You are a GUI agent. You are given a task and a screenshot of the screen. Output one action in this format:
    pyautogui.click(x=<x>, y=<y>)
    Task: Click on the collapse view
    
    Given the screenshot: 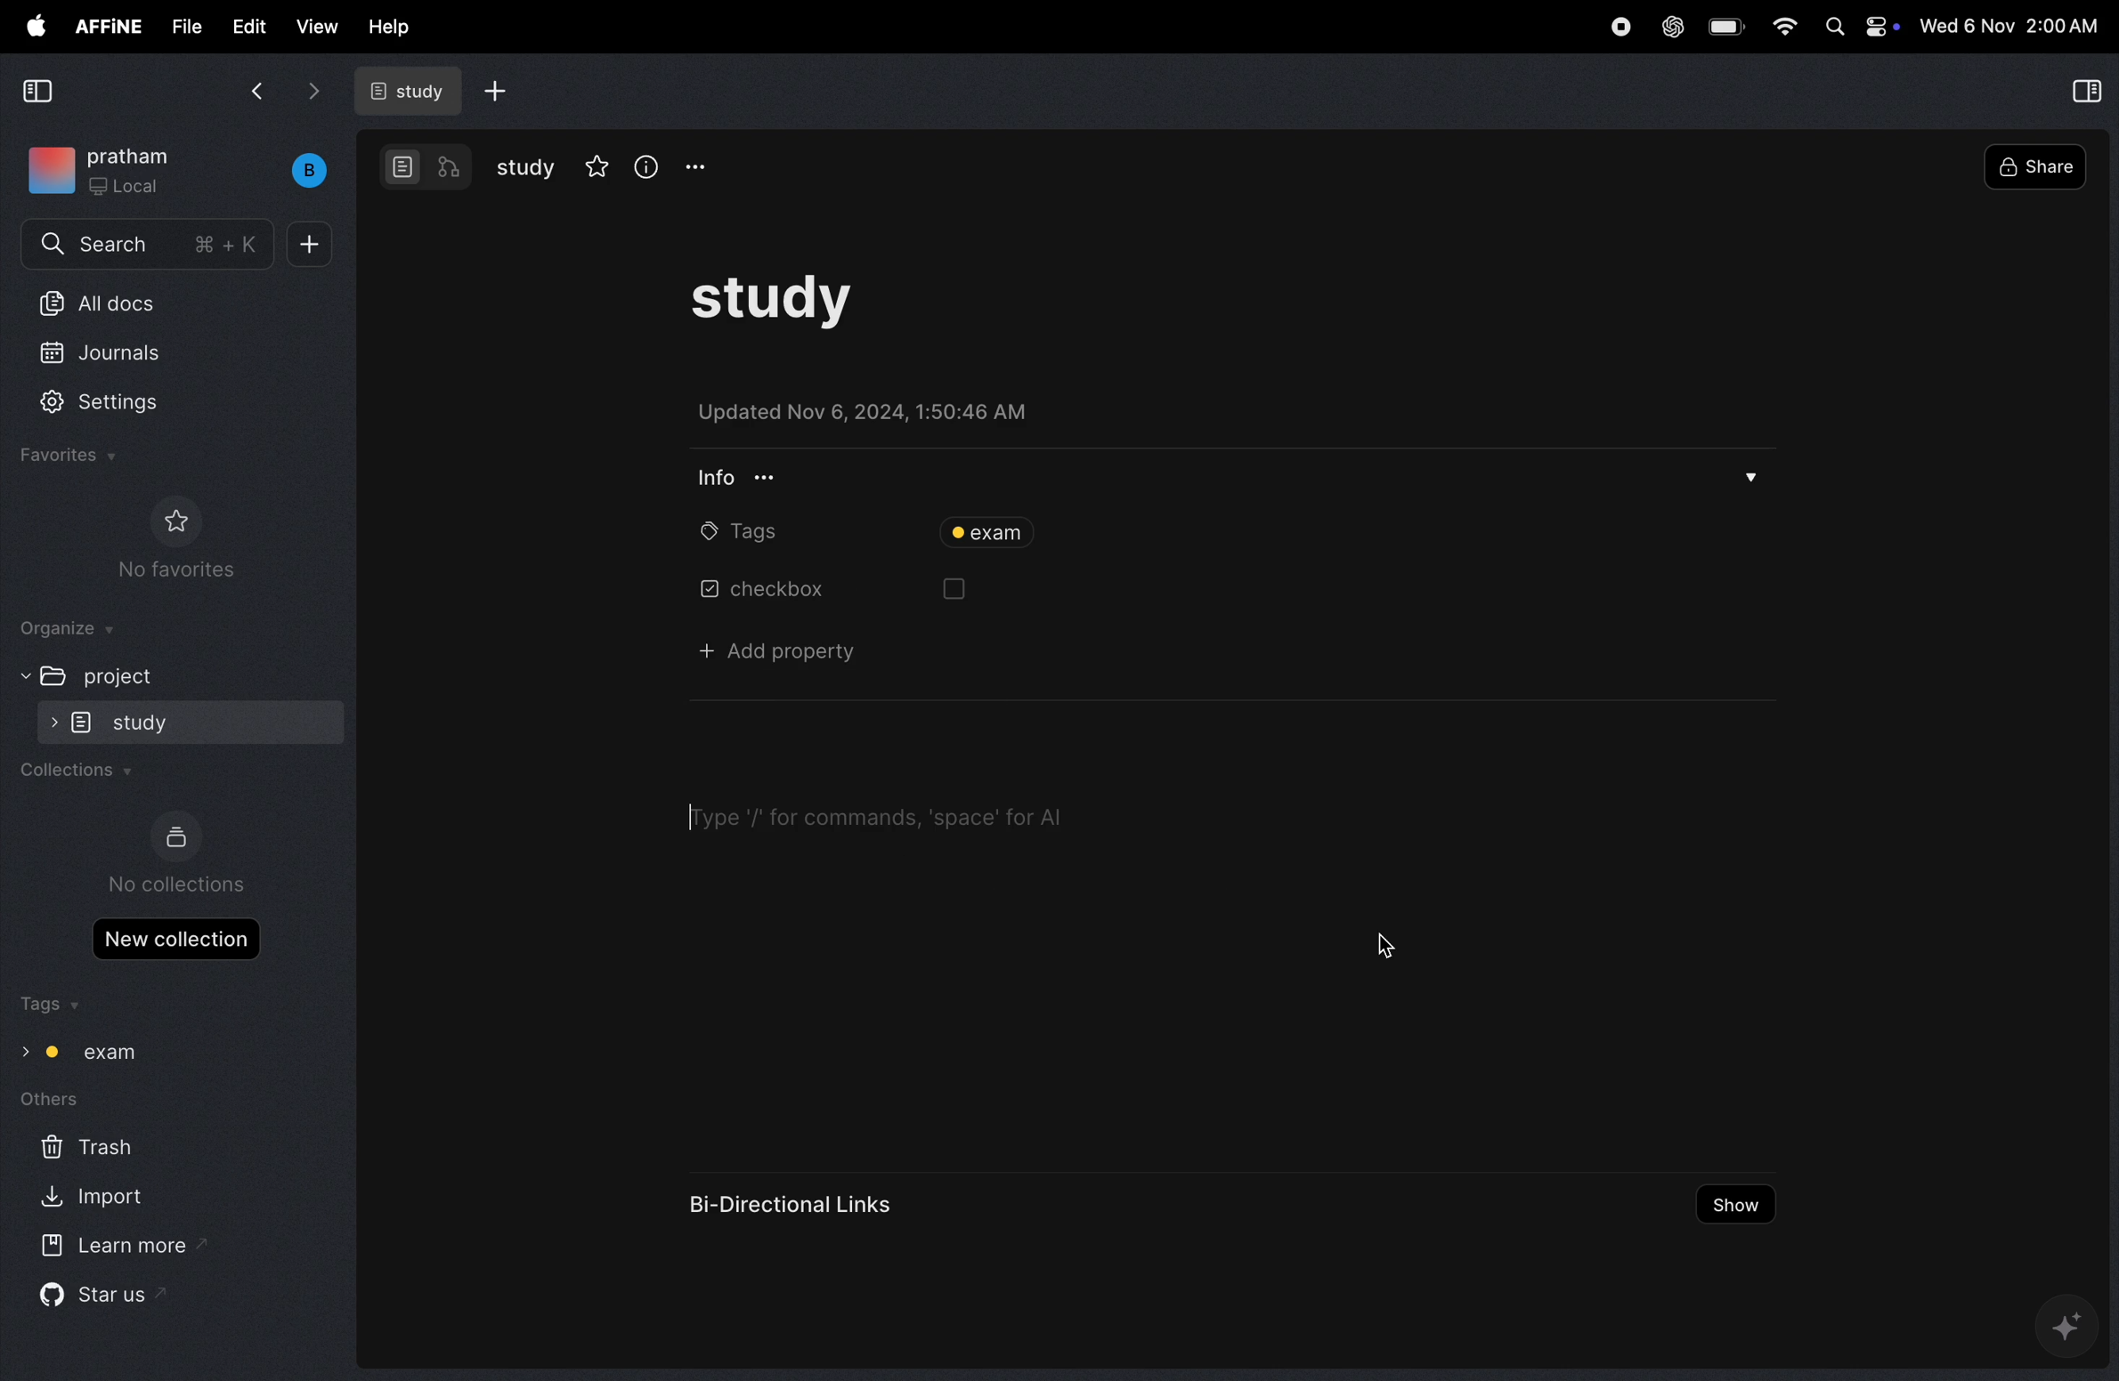 What is the action you would take?
    pyautogui.click(x=2085, y=93)
    